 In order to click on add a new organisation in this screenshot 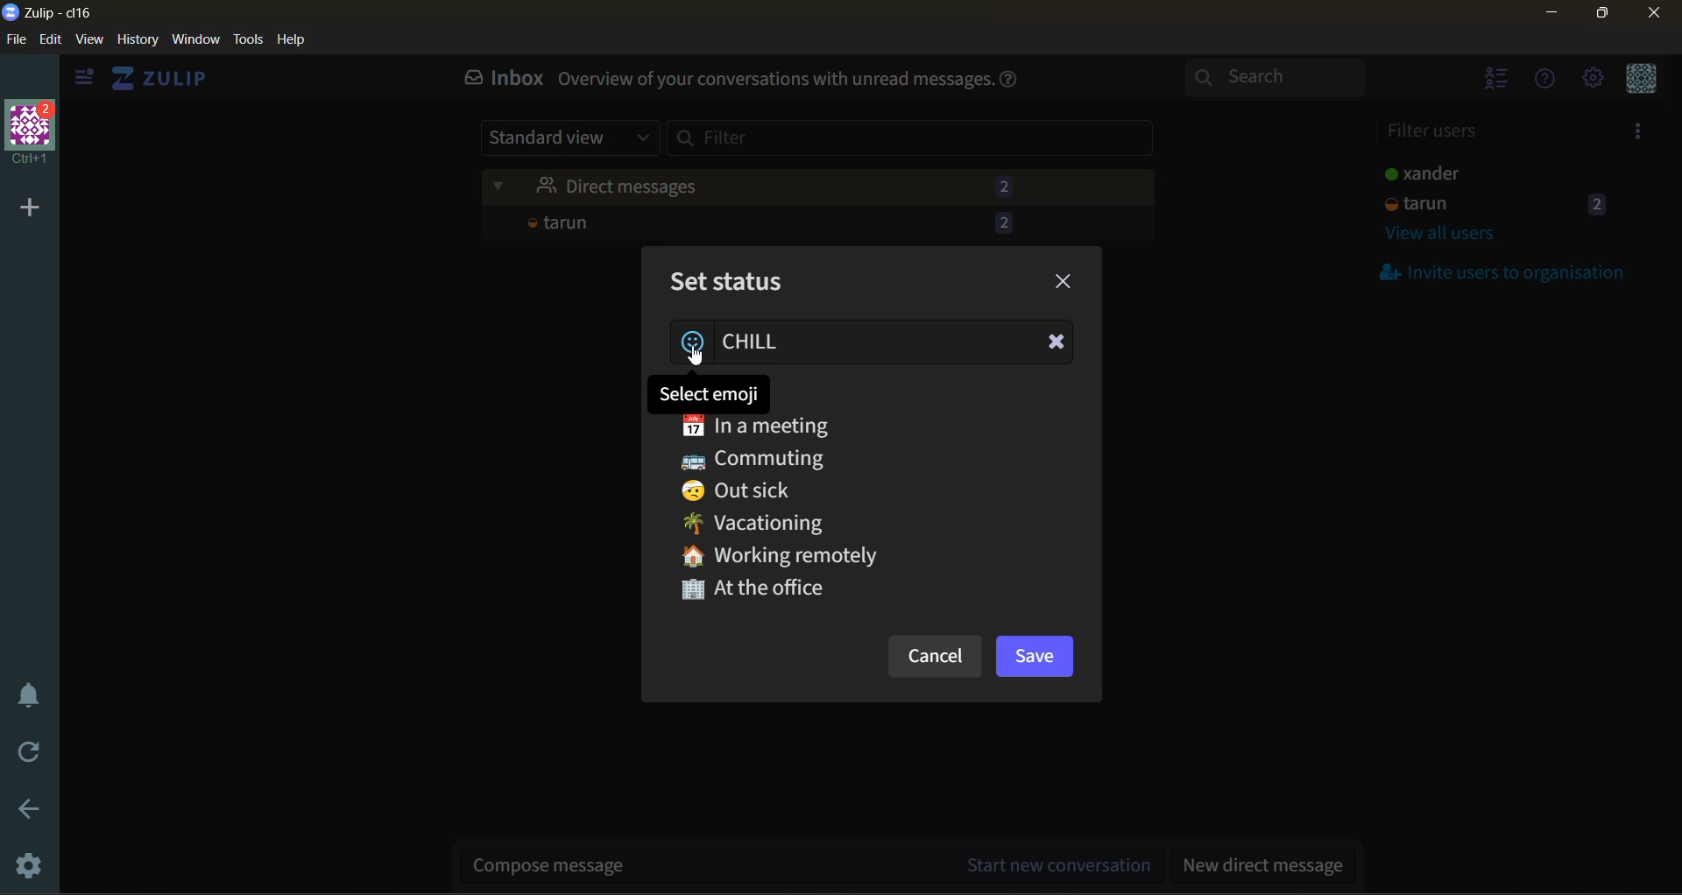, I will do `click(28, 205)`.